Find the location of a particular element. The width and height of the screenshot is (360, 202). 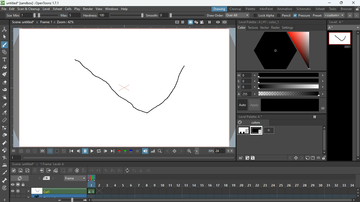

frames is located at coordinates (225, 187).